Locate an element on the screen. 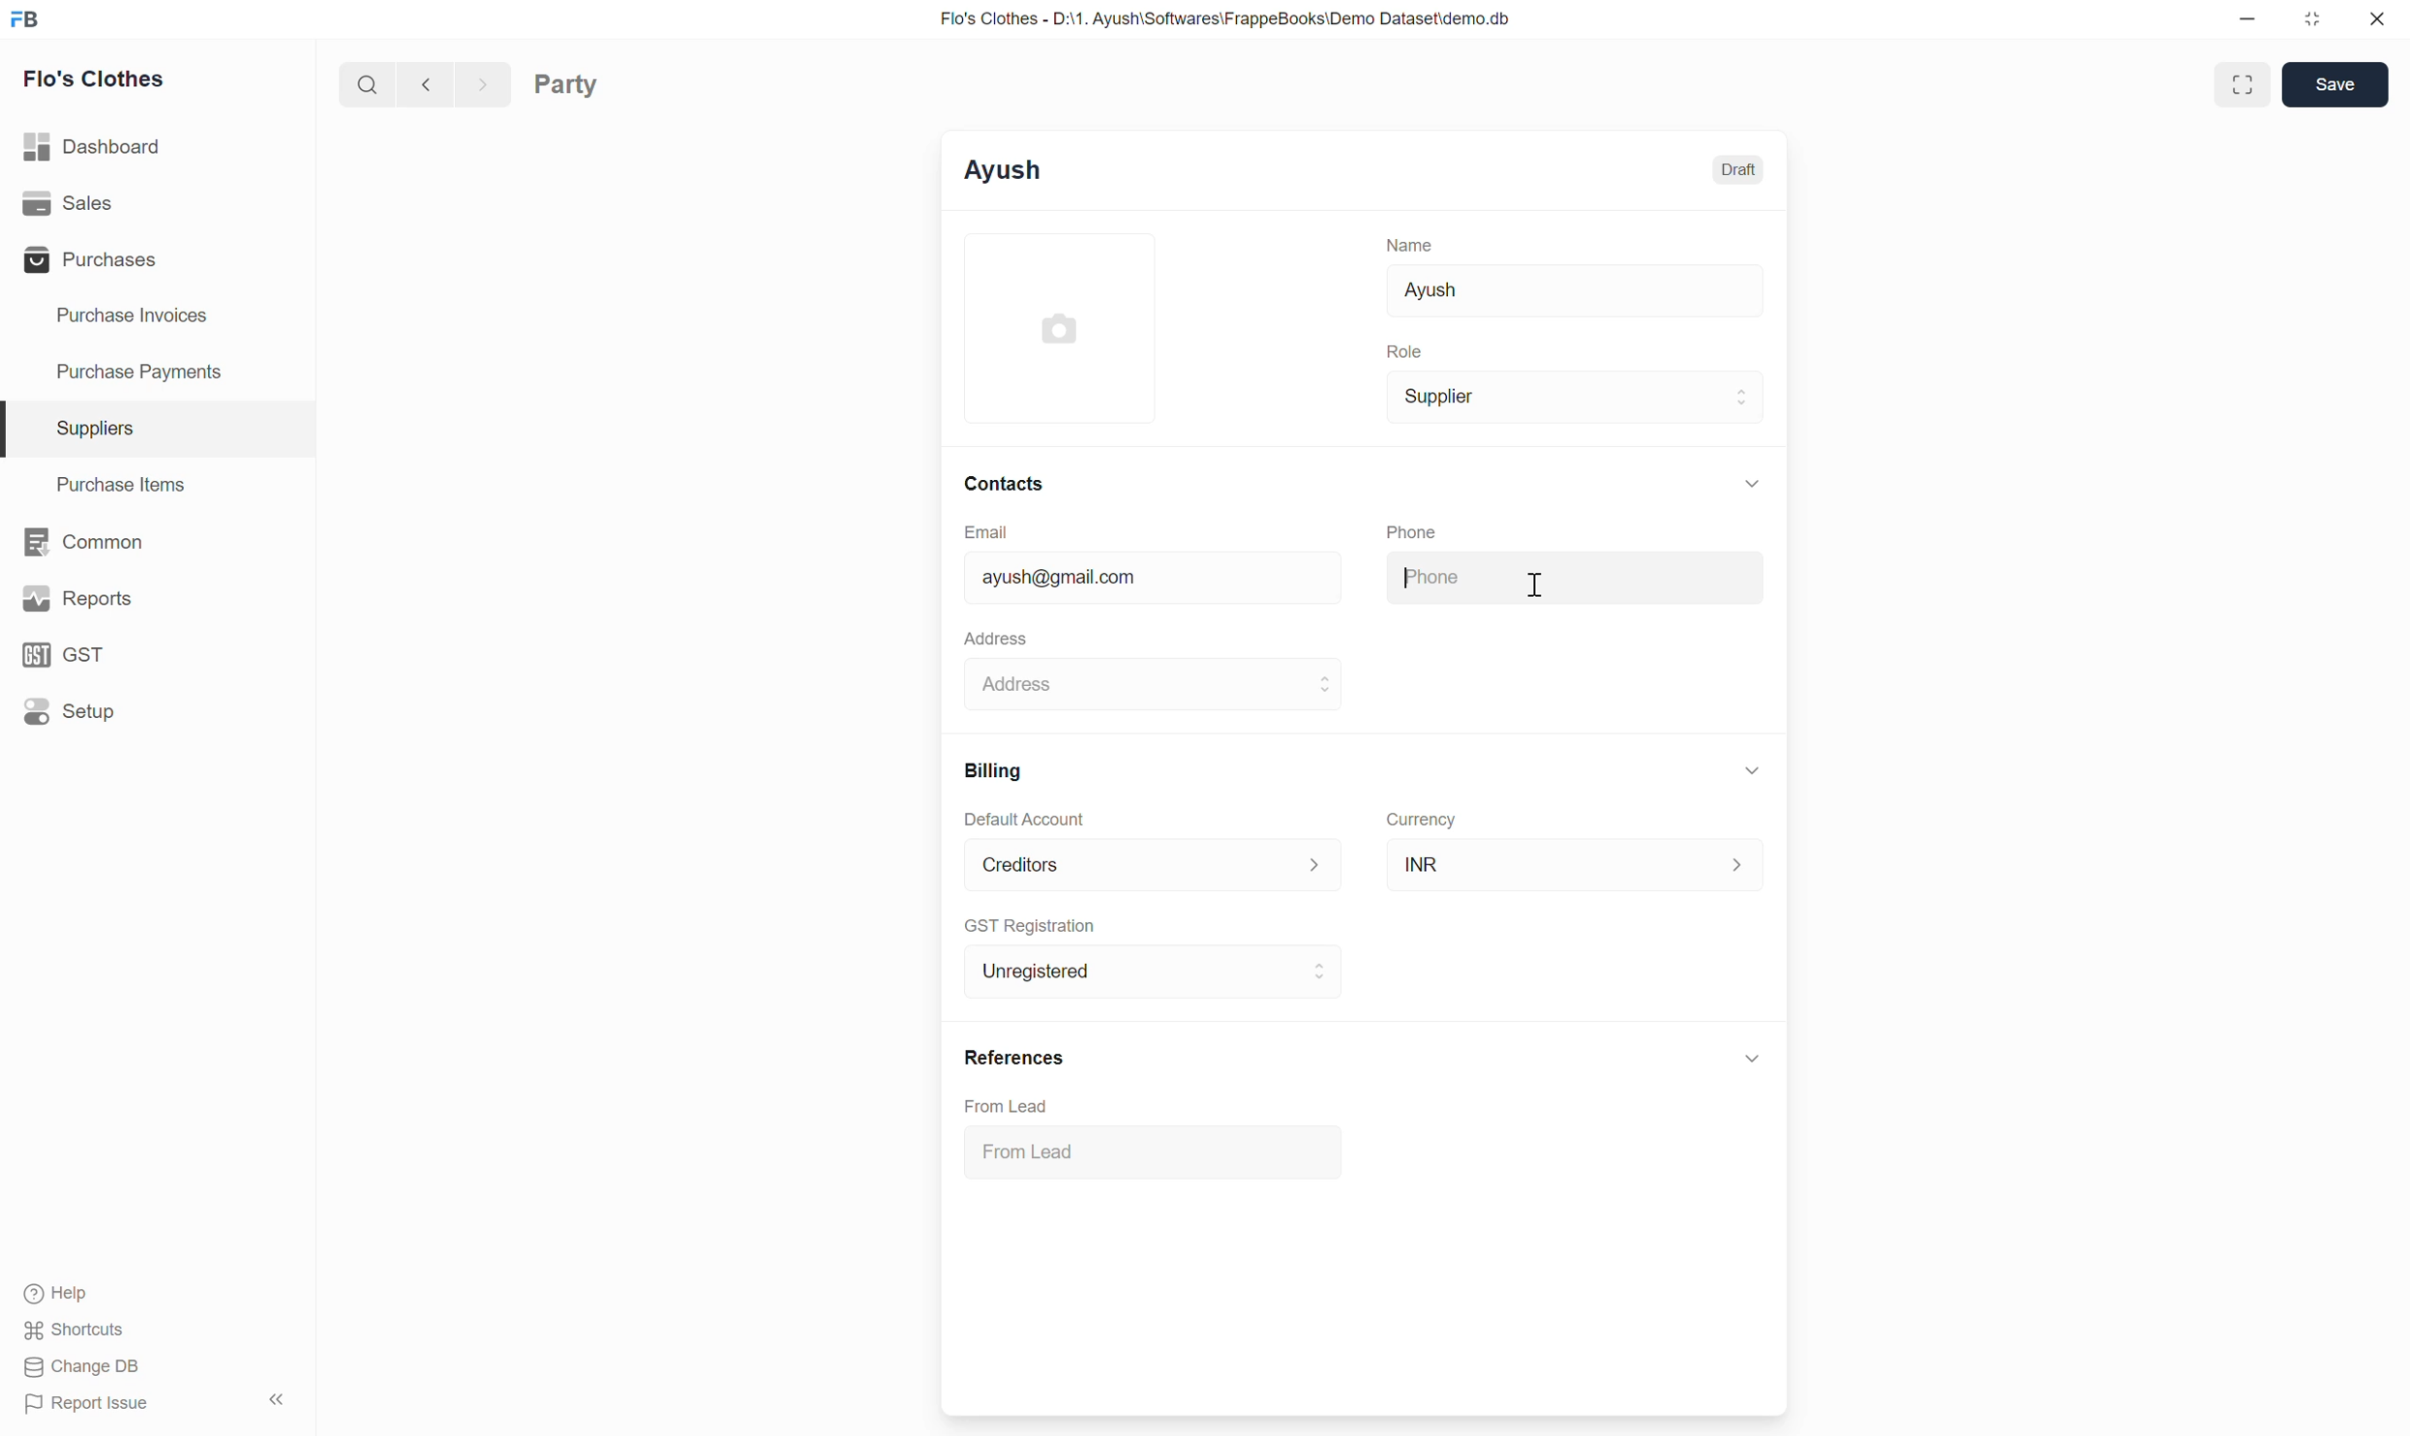  Collapse sidebar is located at coordinates (277, 1399).